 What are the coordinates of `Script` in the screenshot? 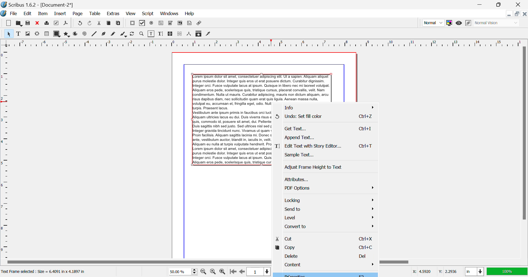 It's located at (148, 13).